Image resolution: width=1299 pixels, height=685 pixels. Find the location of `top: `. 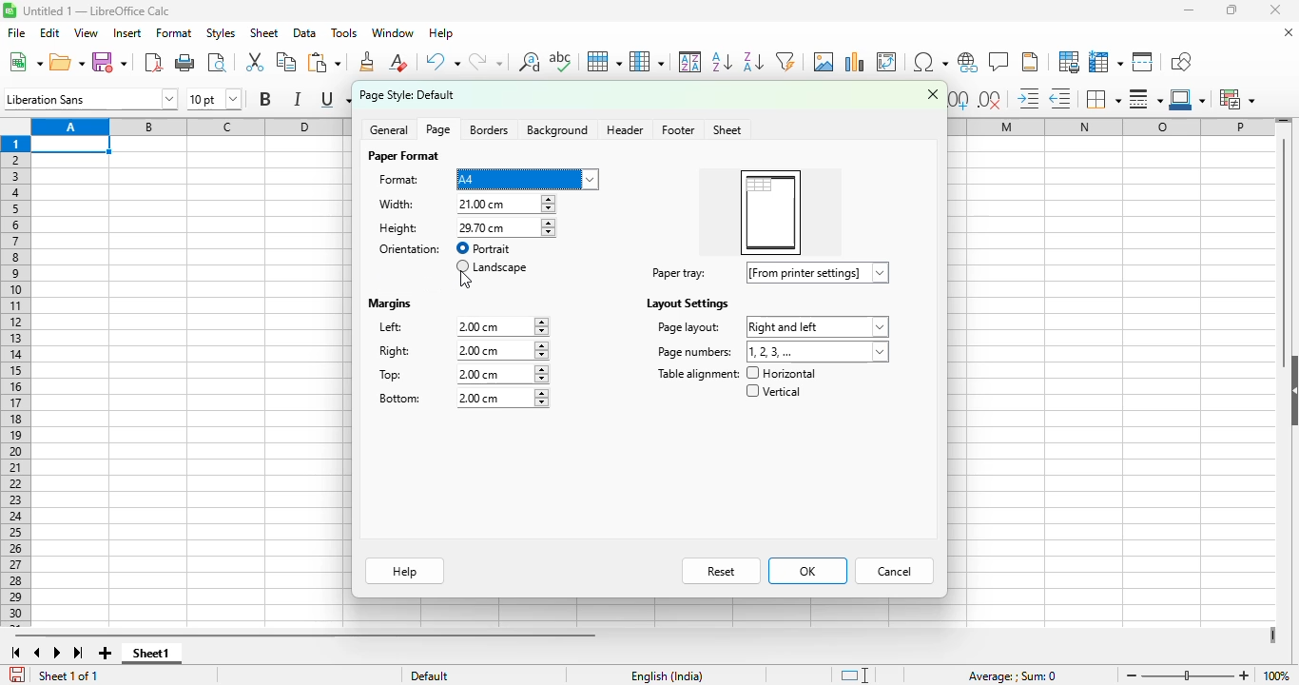

top:  is located at coordinates (392, 375).